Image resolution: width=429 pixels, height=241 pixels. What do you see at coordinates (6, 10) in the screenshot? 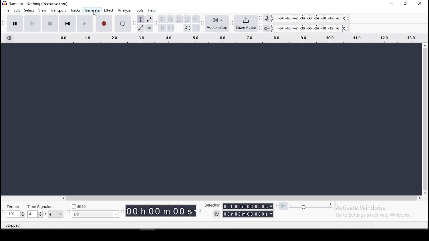
I see `file` at bounding box center [6, 10].